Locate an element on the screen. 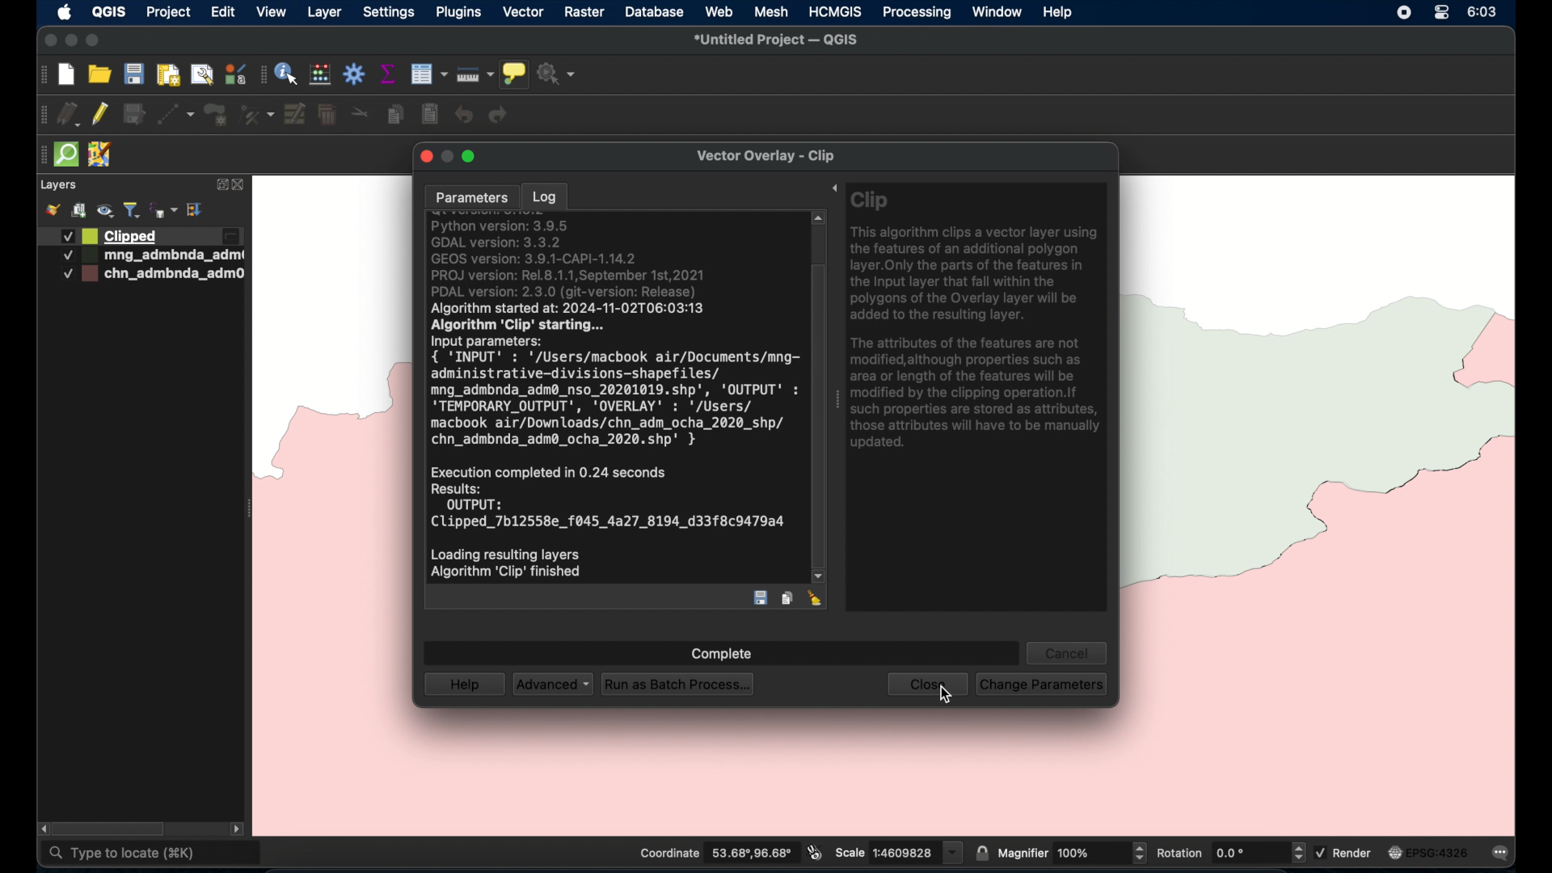 The width and height of the screenshot is (1552, 873). open project is located at coordinates (98, 74).